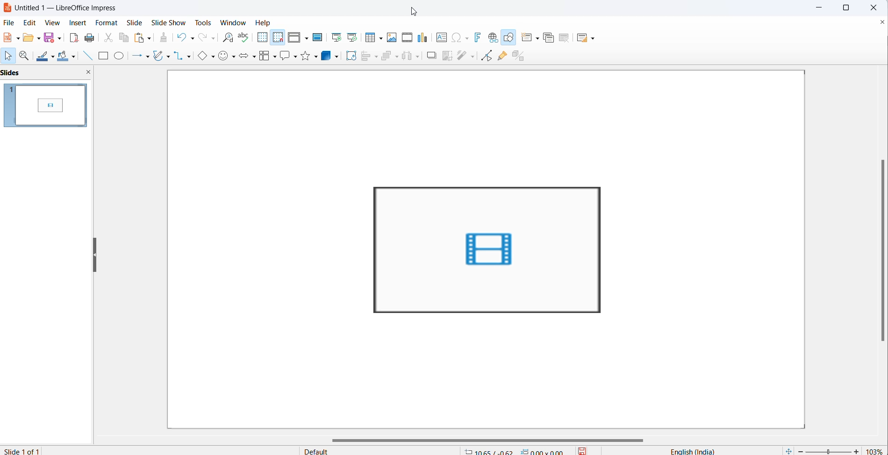 This screenshot has height=455, width=888. What do you see at coordinates (54, 22) in the screenshot?
I see `view` at bounding box center [54, 22].